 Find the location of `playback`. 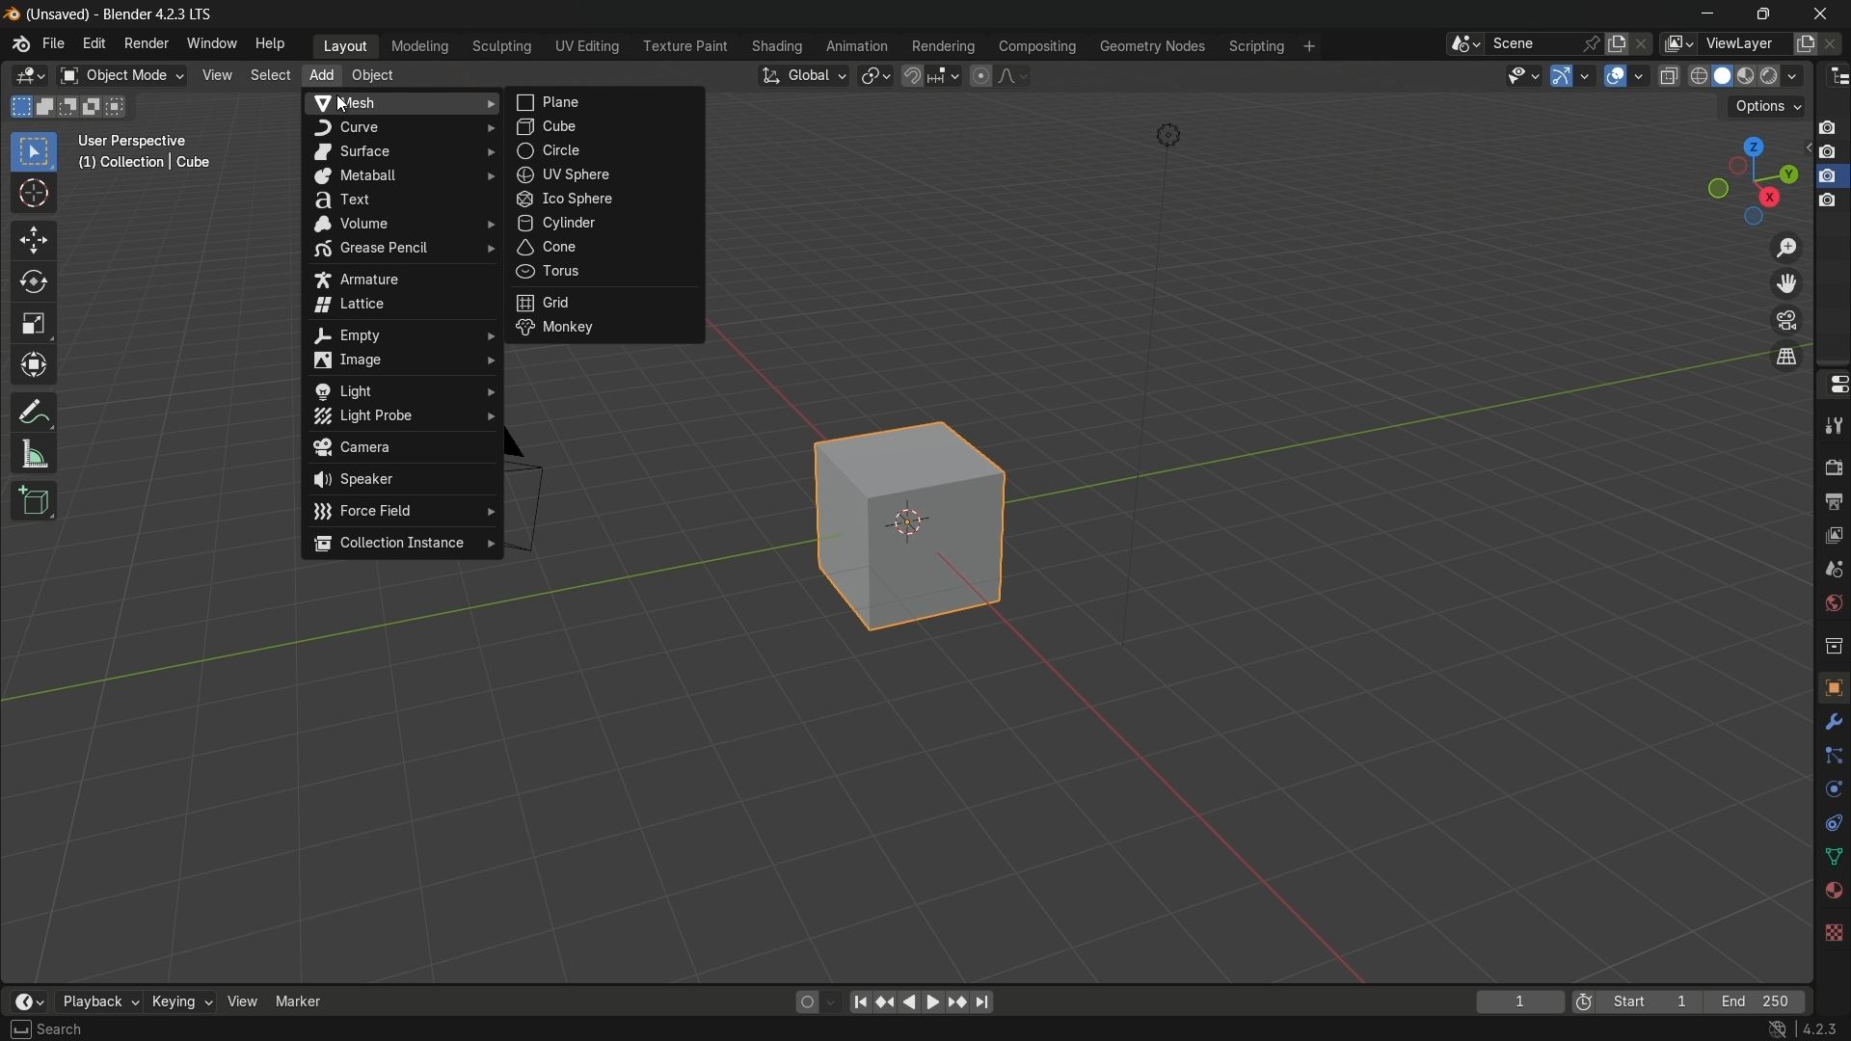

playback is located at coordinates (98, 1001).